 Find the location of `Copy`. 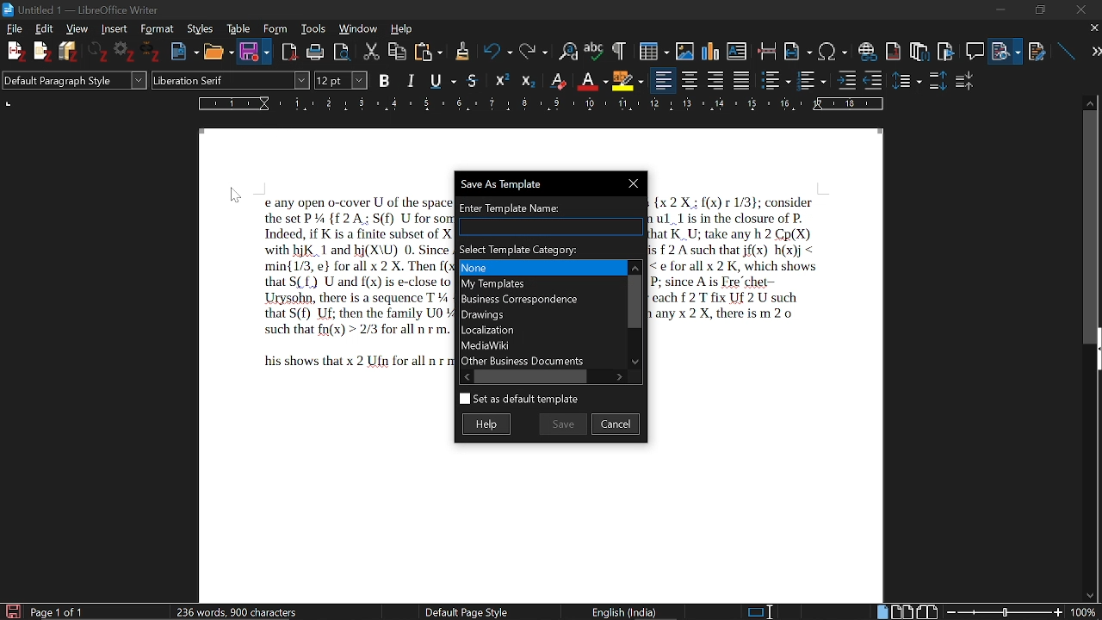

Copy is located at coordinates (399, 50).